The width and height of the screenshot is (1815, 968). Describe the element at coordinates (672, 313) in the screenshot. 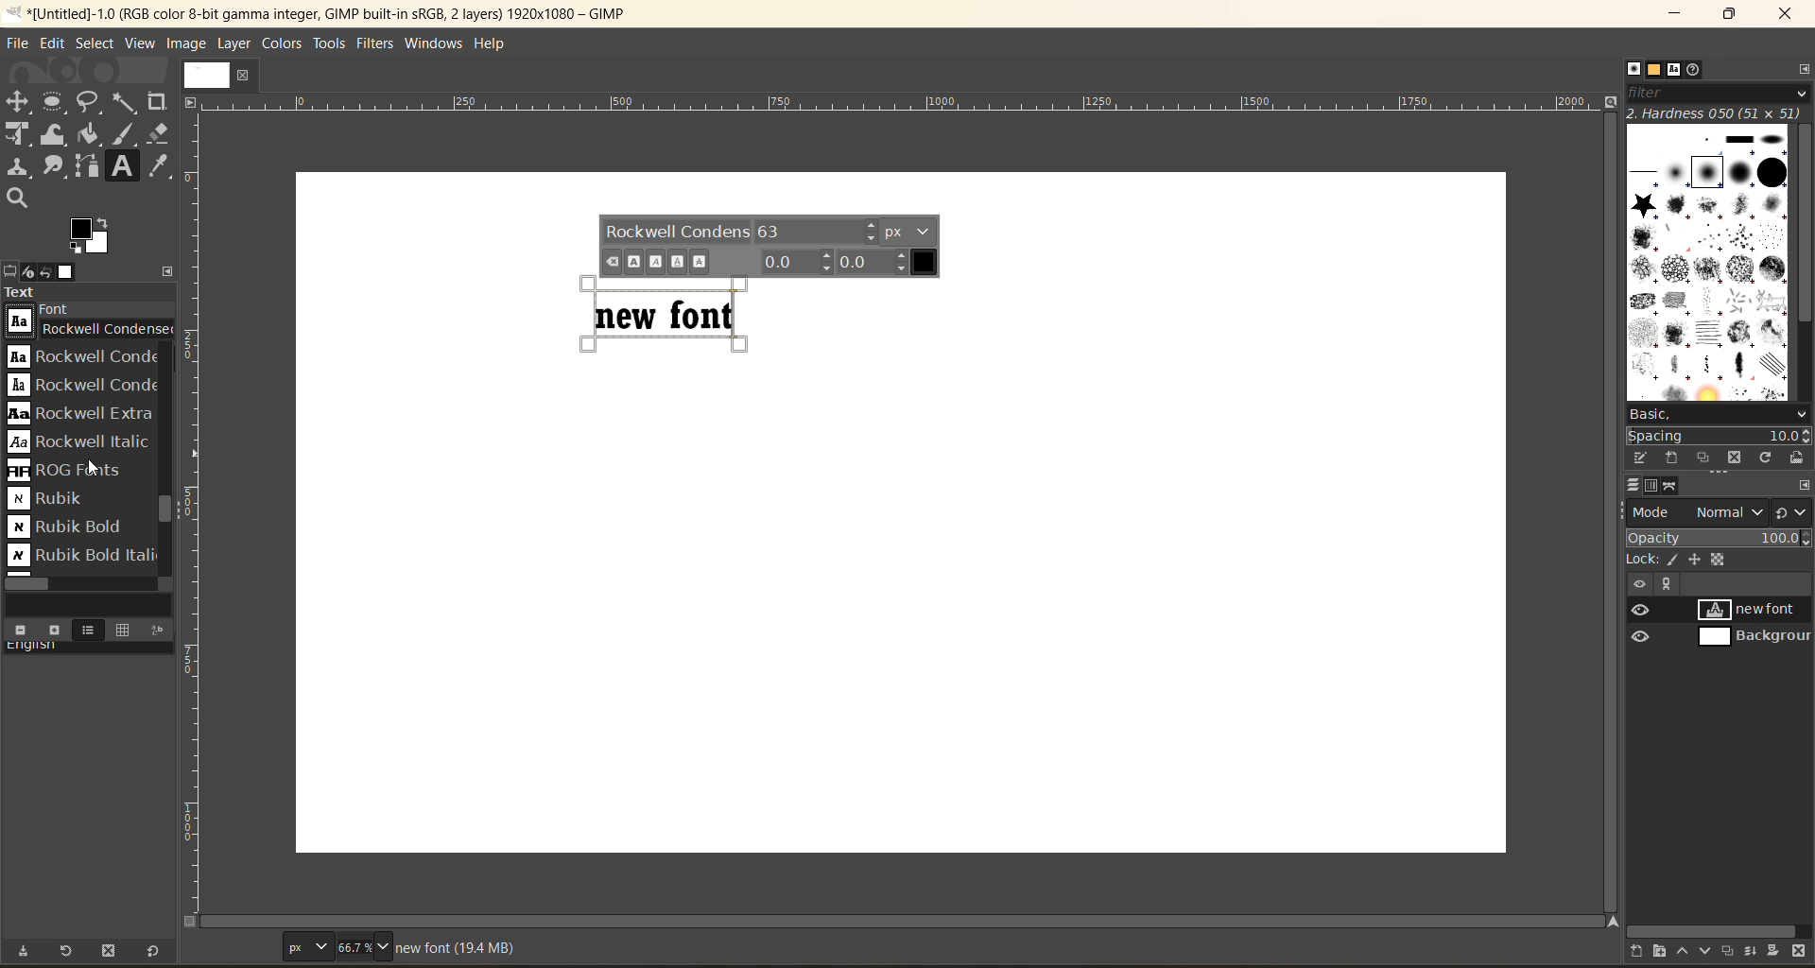

I see `text ` at that location.